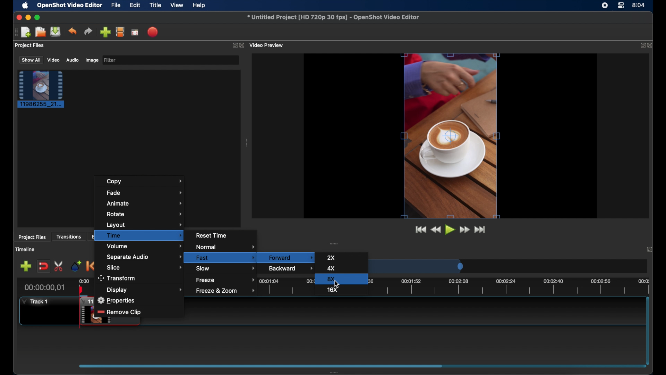 Image resolution: width=666 pixels, height=375 pixels. I want to click on video preview, so click(267, 45).